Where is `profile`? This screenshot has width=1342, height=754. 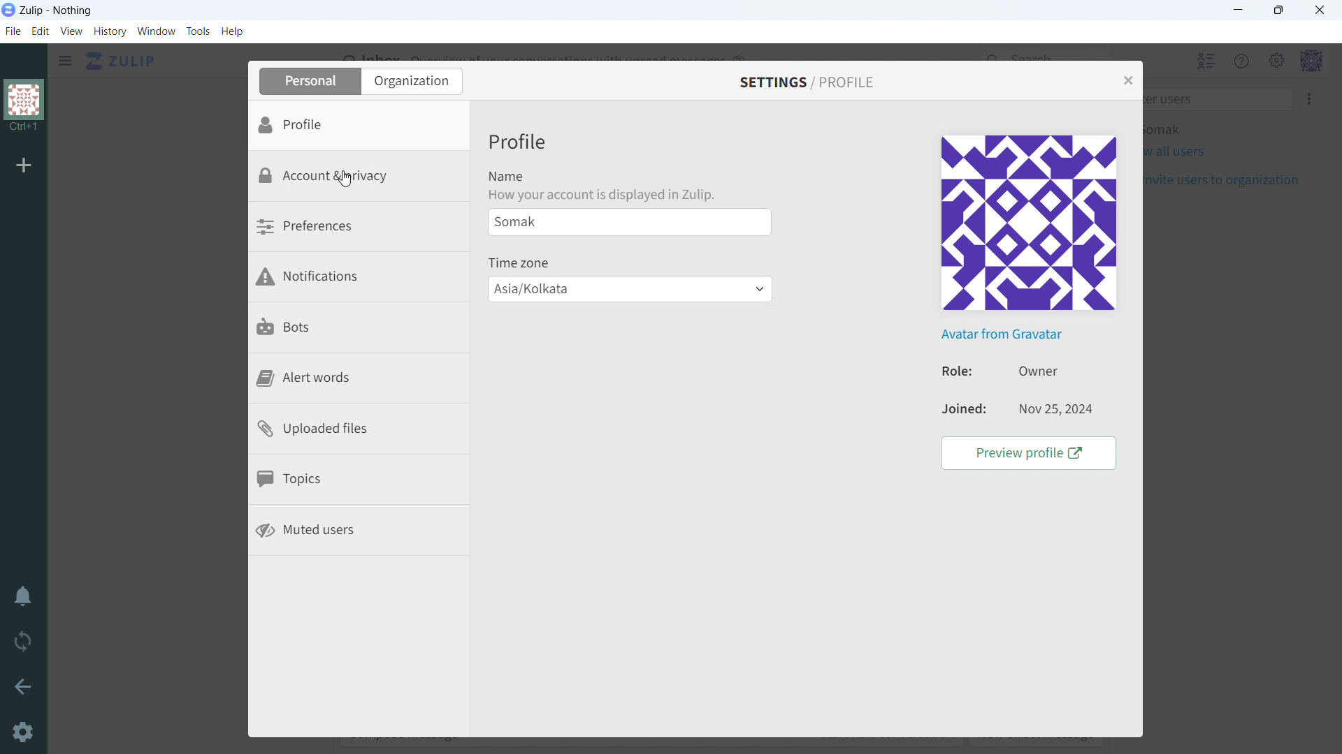 profile is located at coordinates (360, 126).